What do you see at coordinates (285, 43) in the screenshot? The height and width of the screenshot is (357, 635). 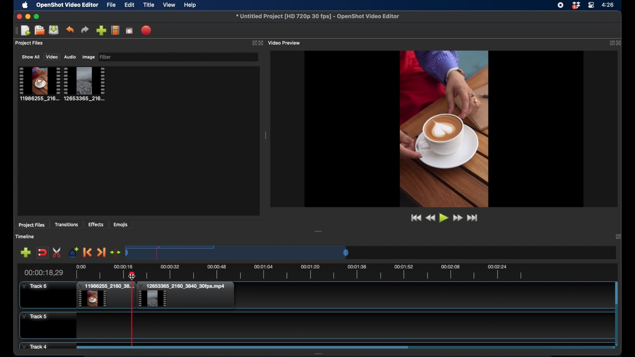 I see `video preview` at bounding box center [285, 43].